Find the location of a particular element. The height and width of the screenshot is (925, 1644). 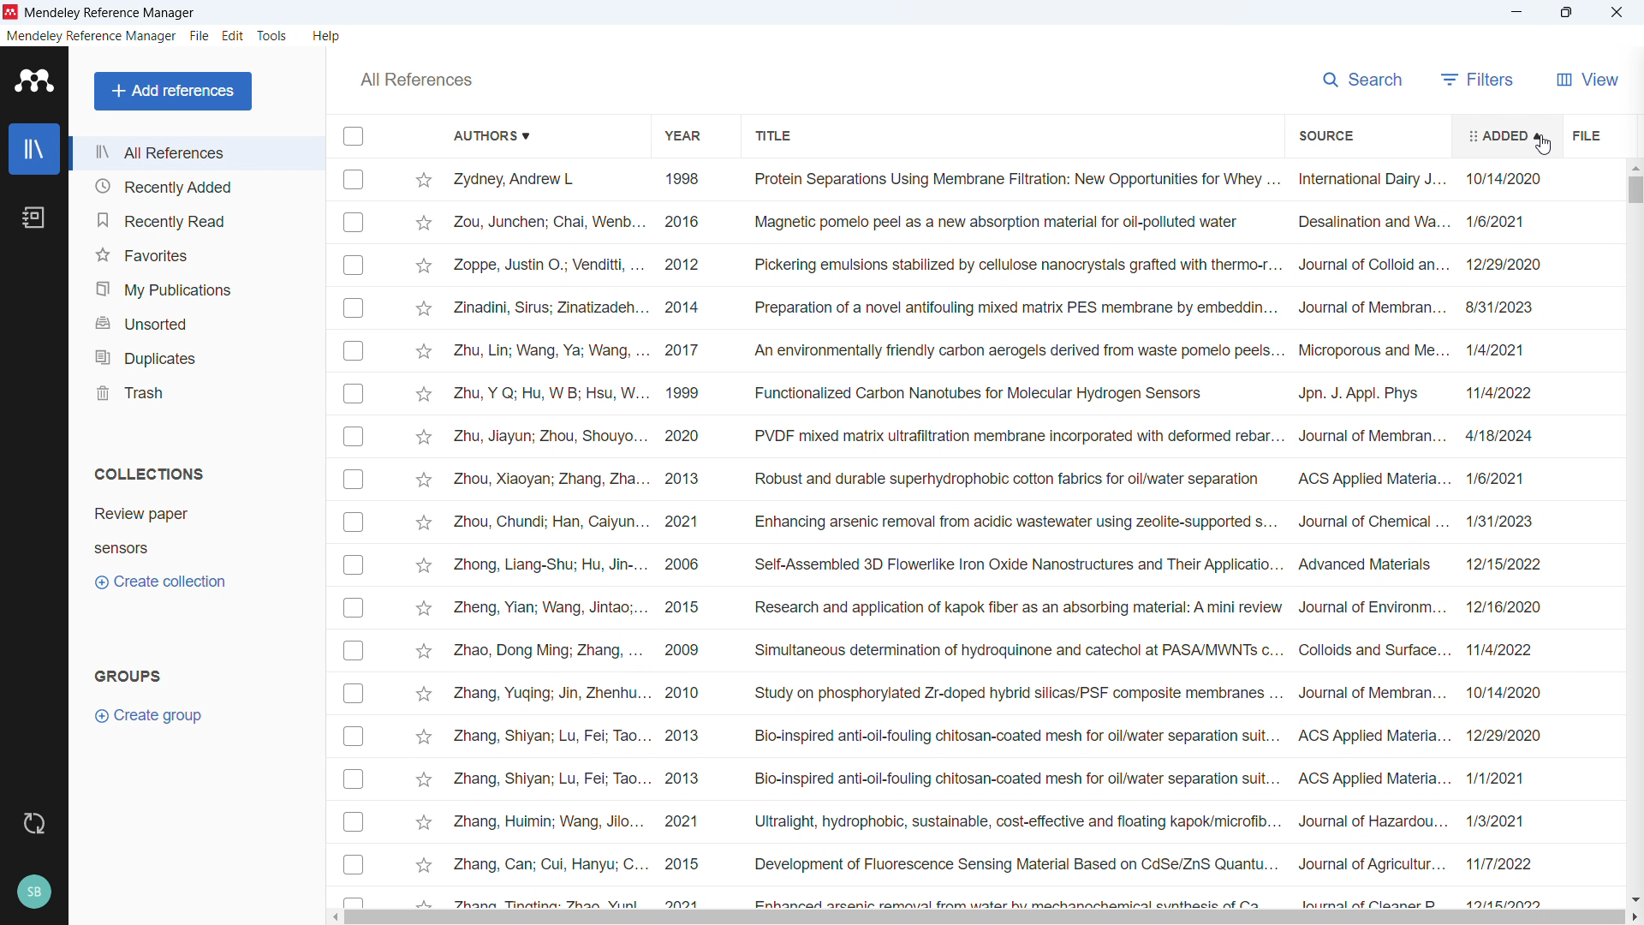

Date of addition of individual entries  is located at coordinates (1507, 538).